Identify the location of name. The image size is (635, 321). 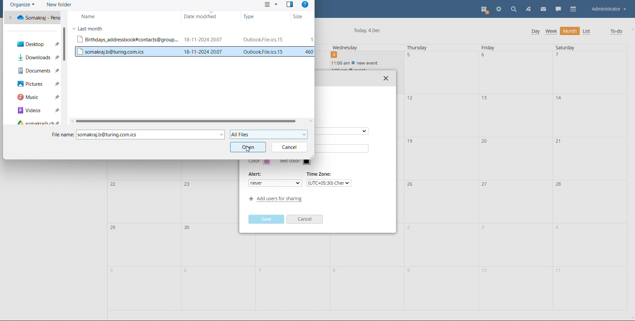
(114, 15).